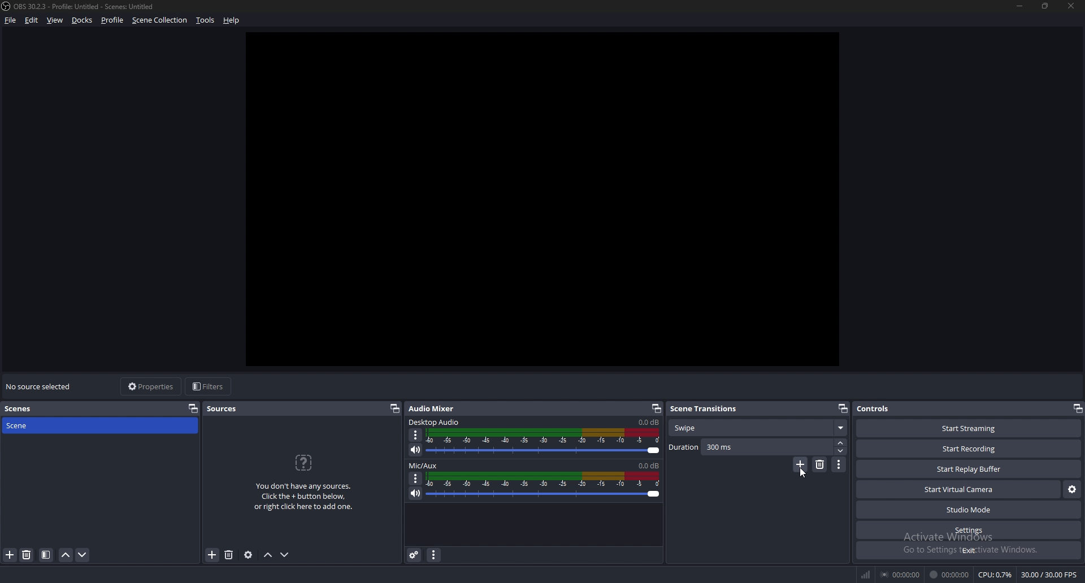 The width and height of the screenshot is (1085, 583). Describe the element at coordinates (1019, 7) in the screenshot. I see `minimize` at that location.